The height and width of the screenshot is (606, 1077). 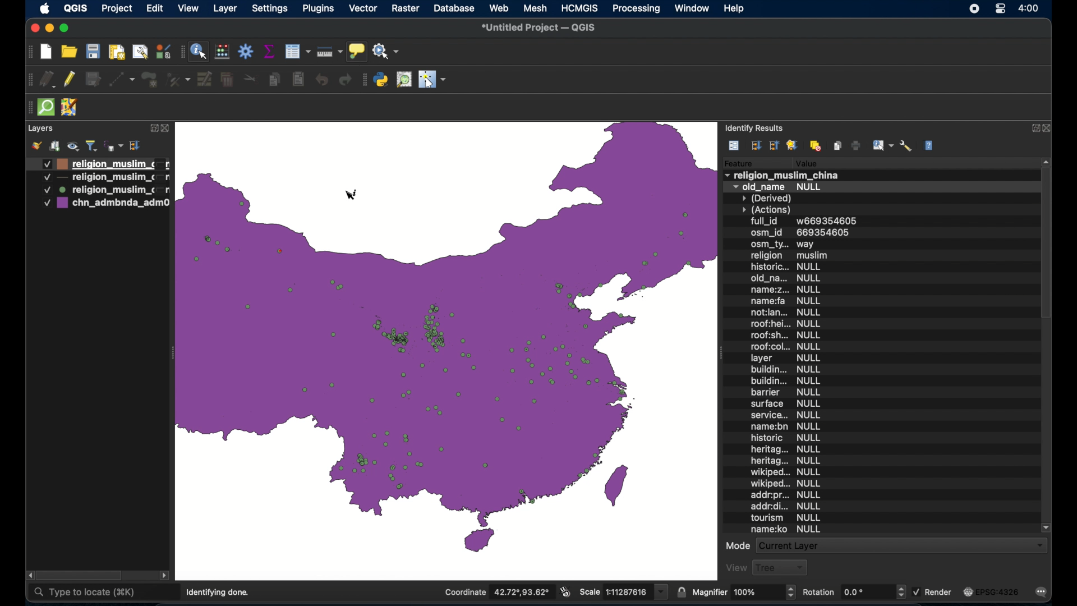 I want to click on scroll down arrow, so click(x=1045, y=528).